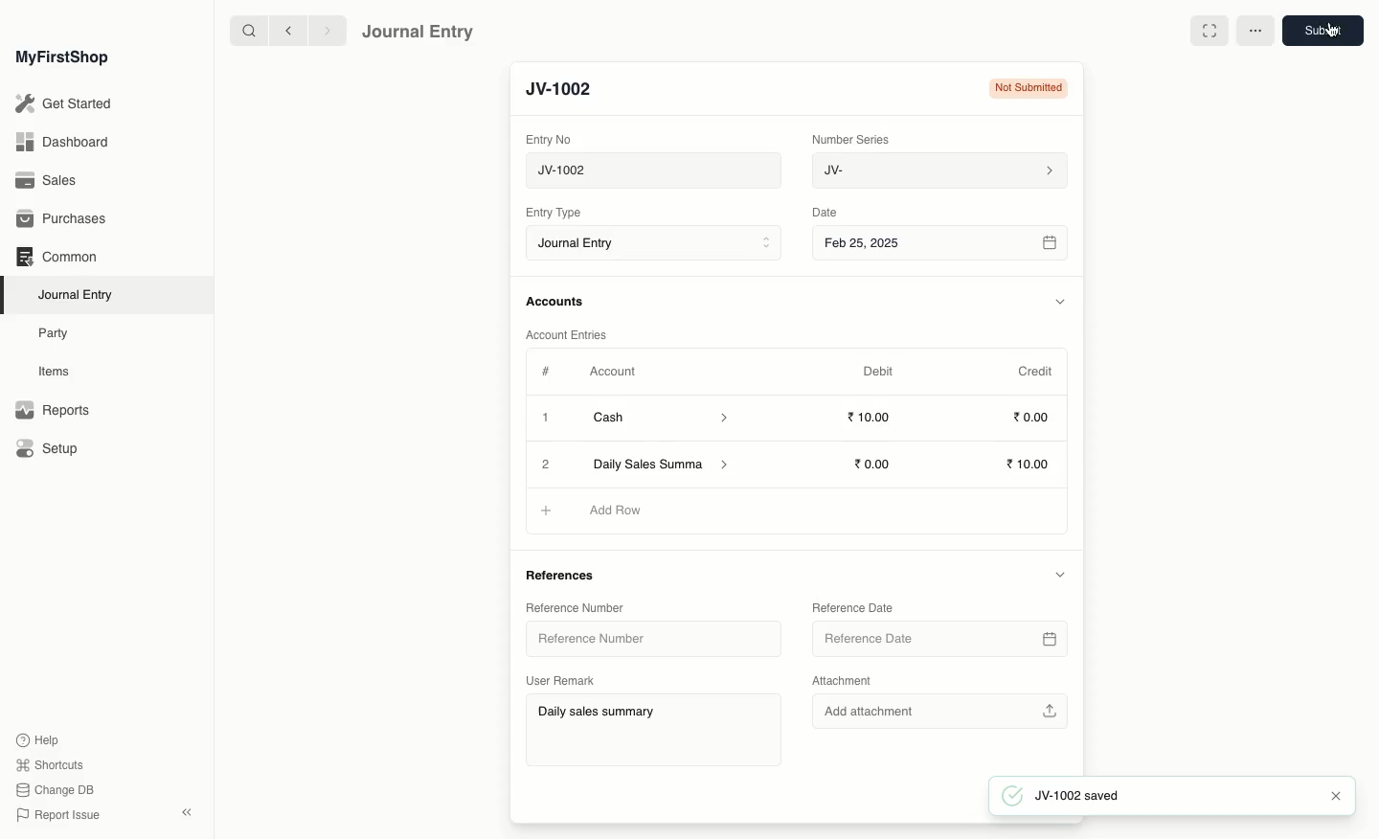  What do you see at coordinates (66, 219) in the screenshot?
I see `Purchases` at bounding box center [66, 219].